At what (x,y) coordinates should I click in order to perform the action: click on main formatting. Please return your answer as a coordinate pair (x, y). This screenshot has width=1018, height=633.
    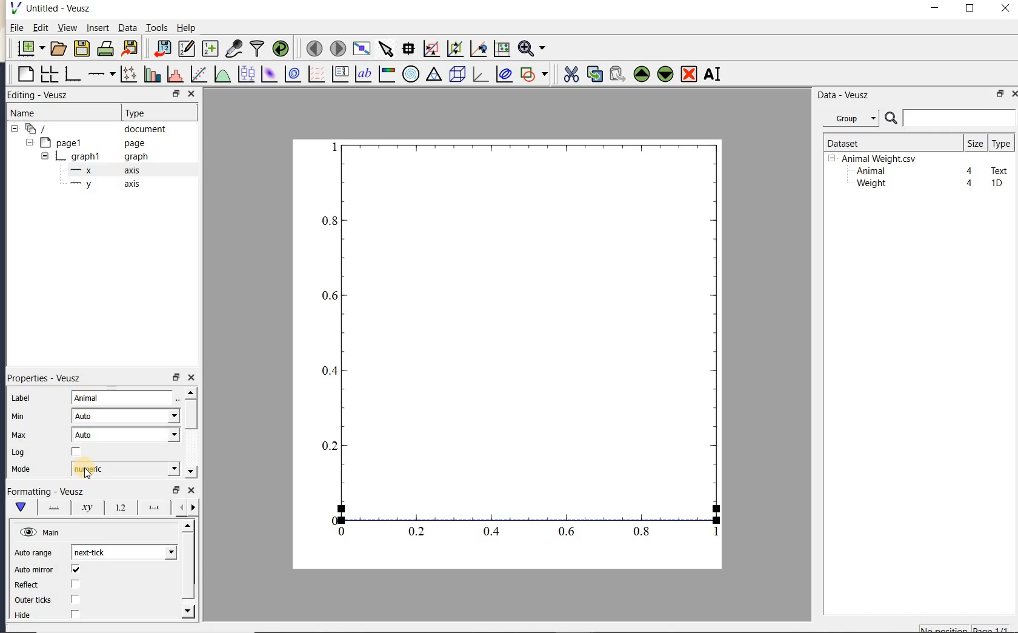
    Looking at the image, I should click on (20, 507).